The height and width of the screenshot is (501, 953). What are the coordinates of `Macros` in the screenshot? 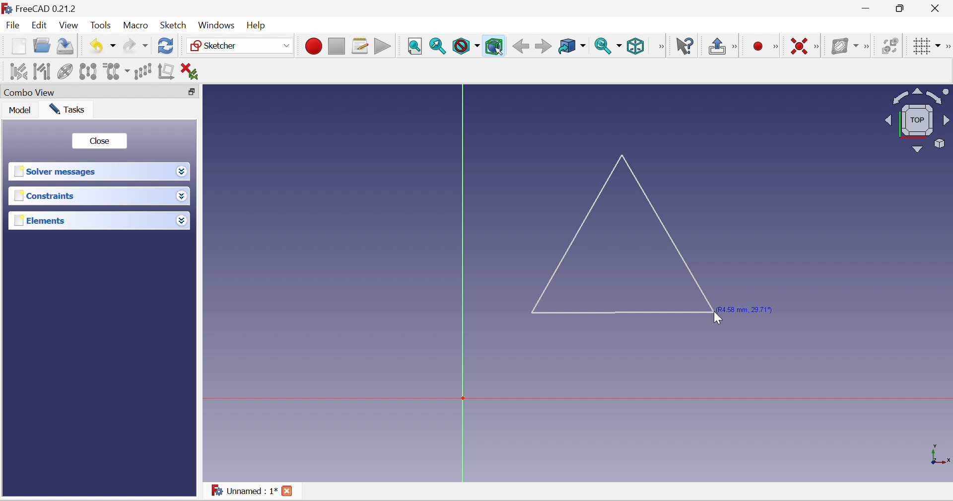 It's located at (360, 47).